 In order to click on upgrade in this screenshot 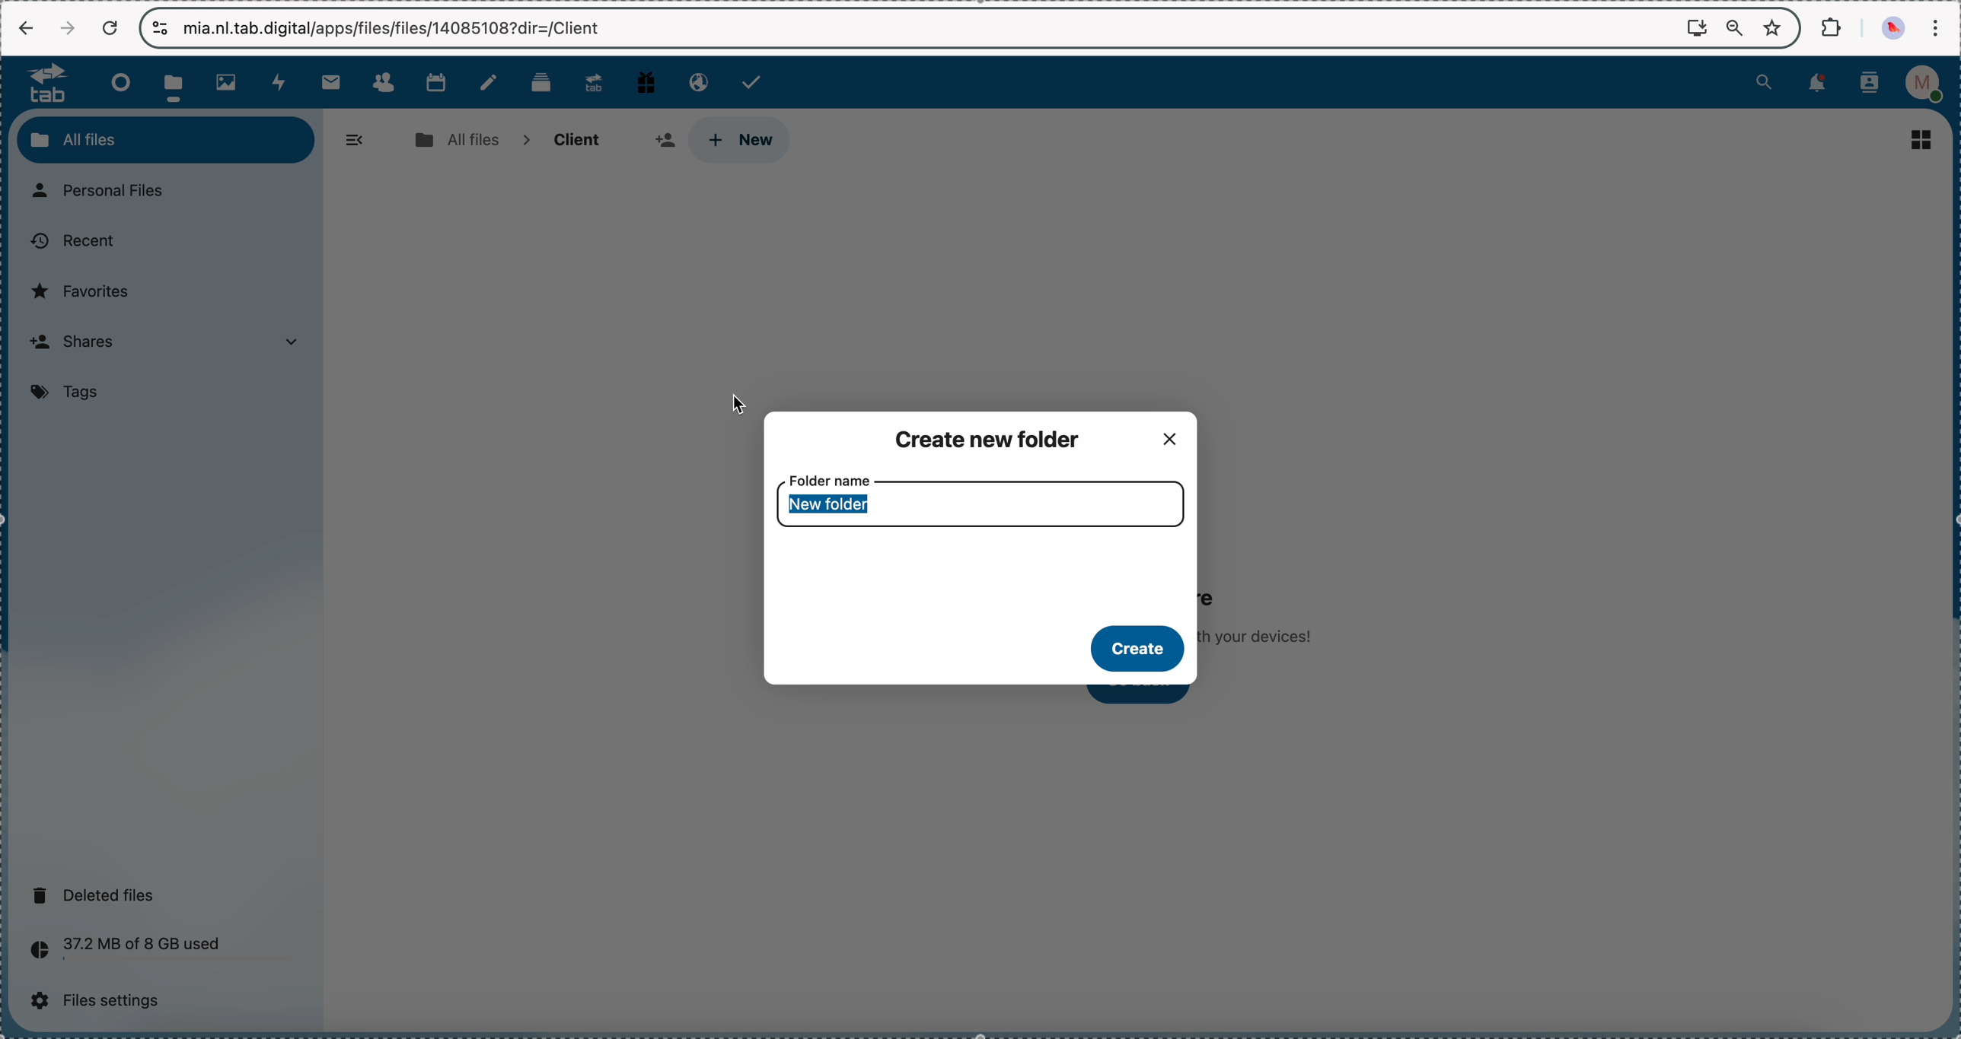, I will do `click(594, 81)`.